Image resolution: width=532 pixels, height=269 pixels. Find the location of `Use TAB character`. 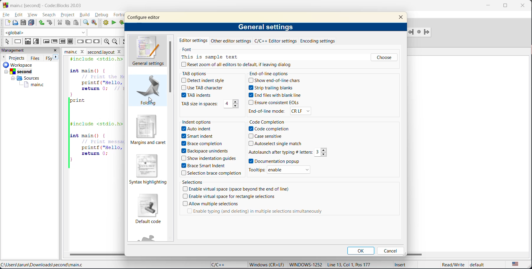

Use TAB character is located at coordinates (203, 88).